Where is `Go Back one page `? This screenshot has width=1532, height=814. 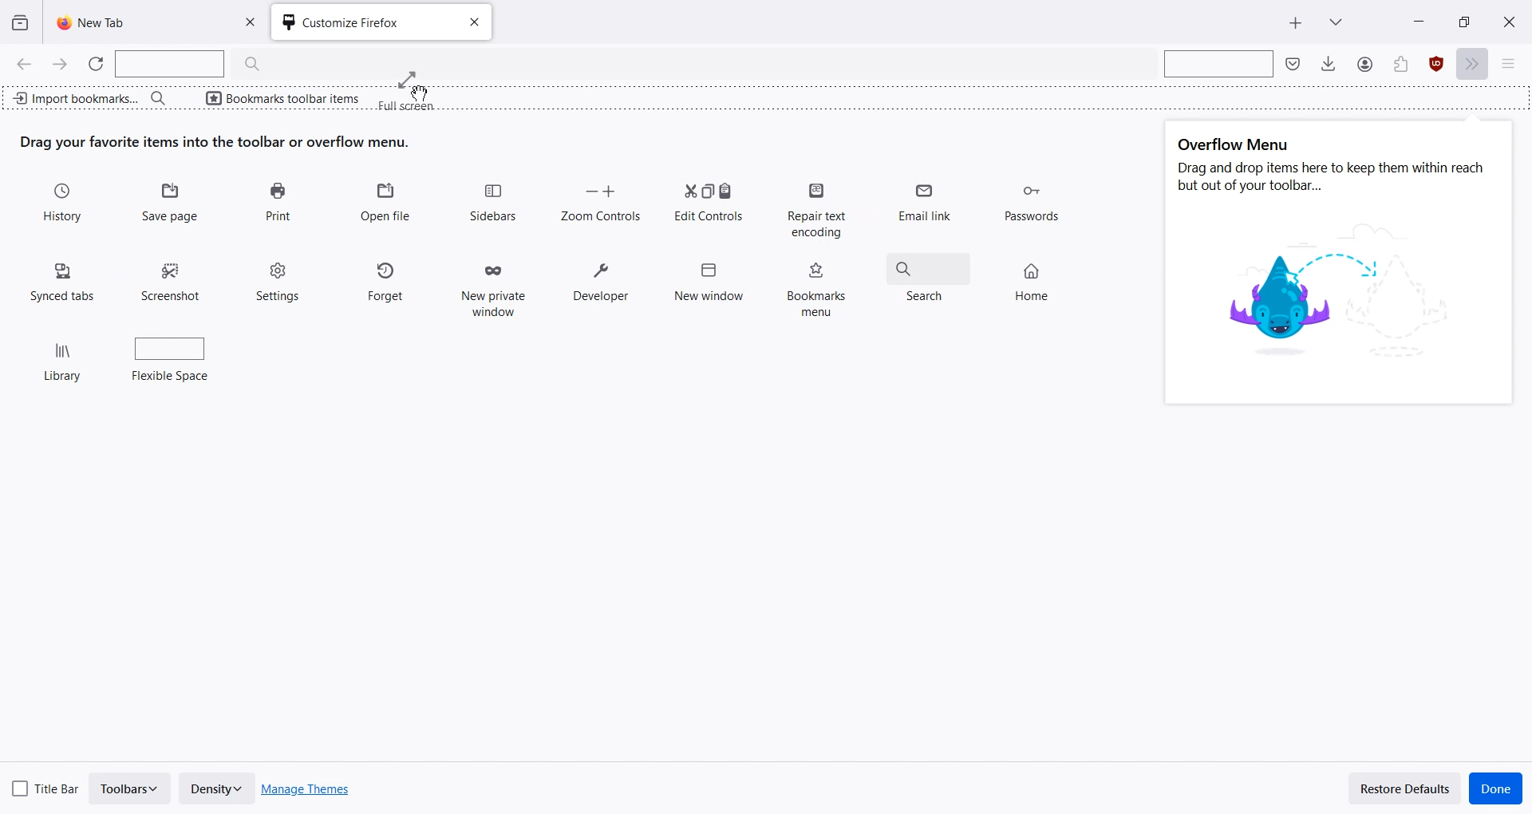 Go Back one page  is located at coordinates (22, 63).